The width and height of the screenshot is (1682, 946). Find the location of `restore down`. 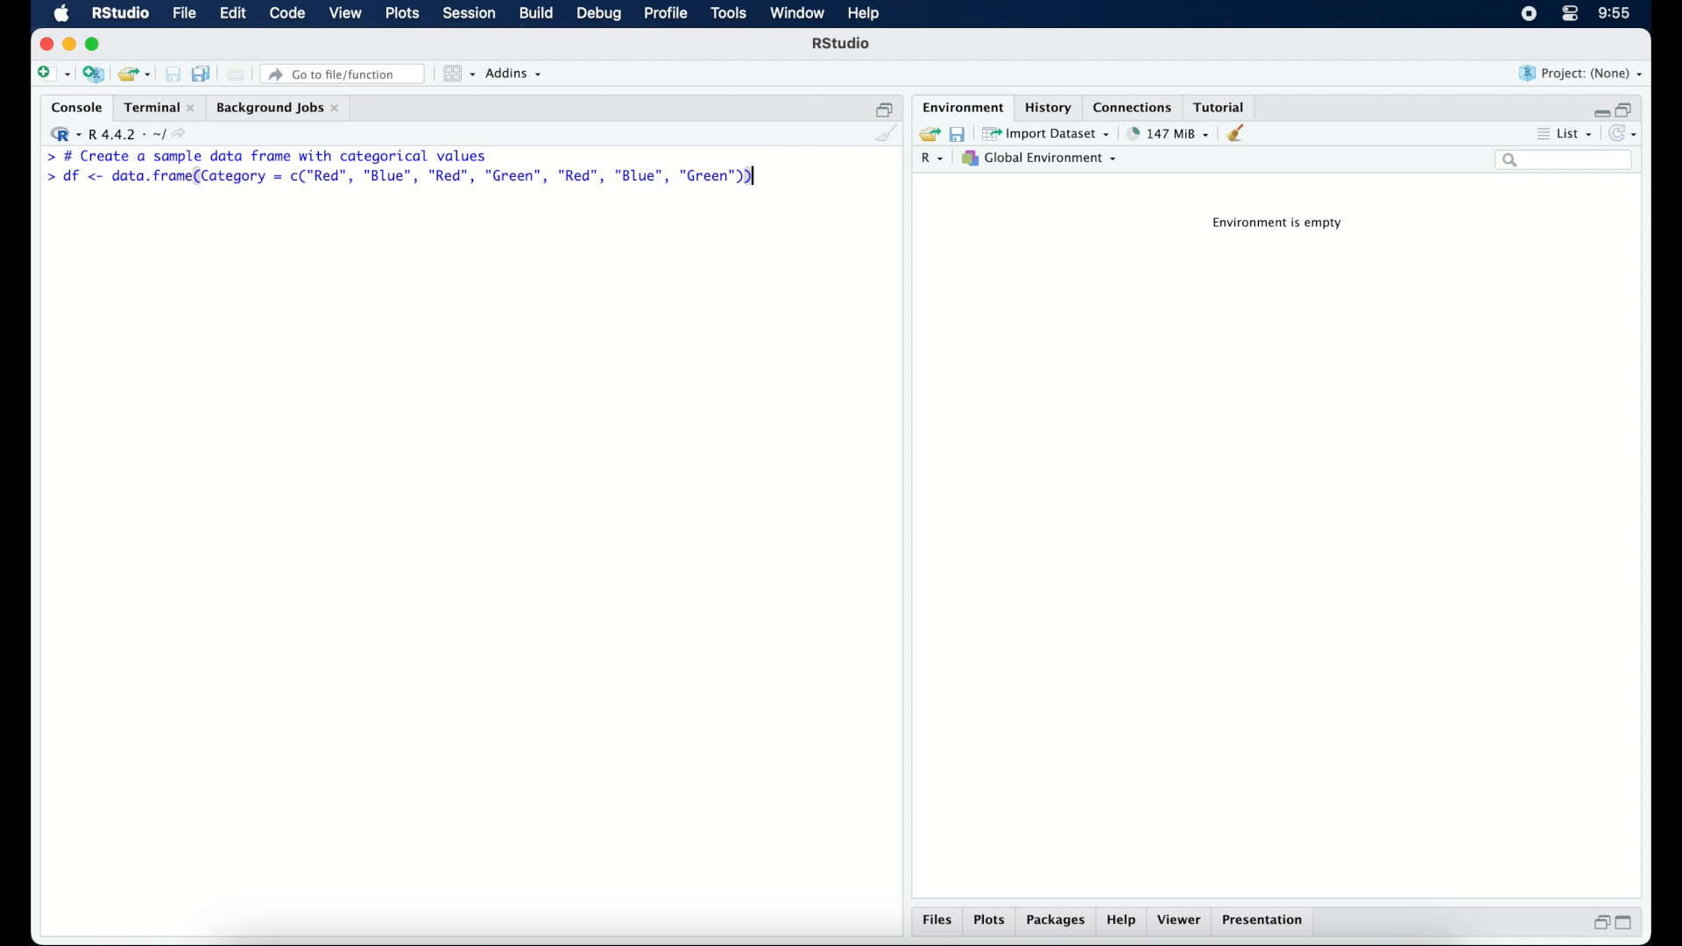

restore down is located at coordinates (1599, 922).